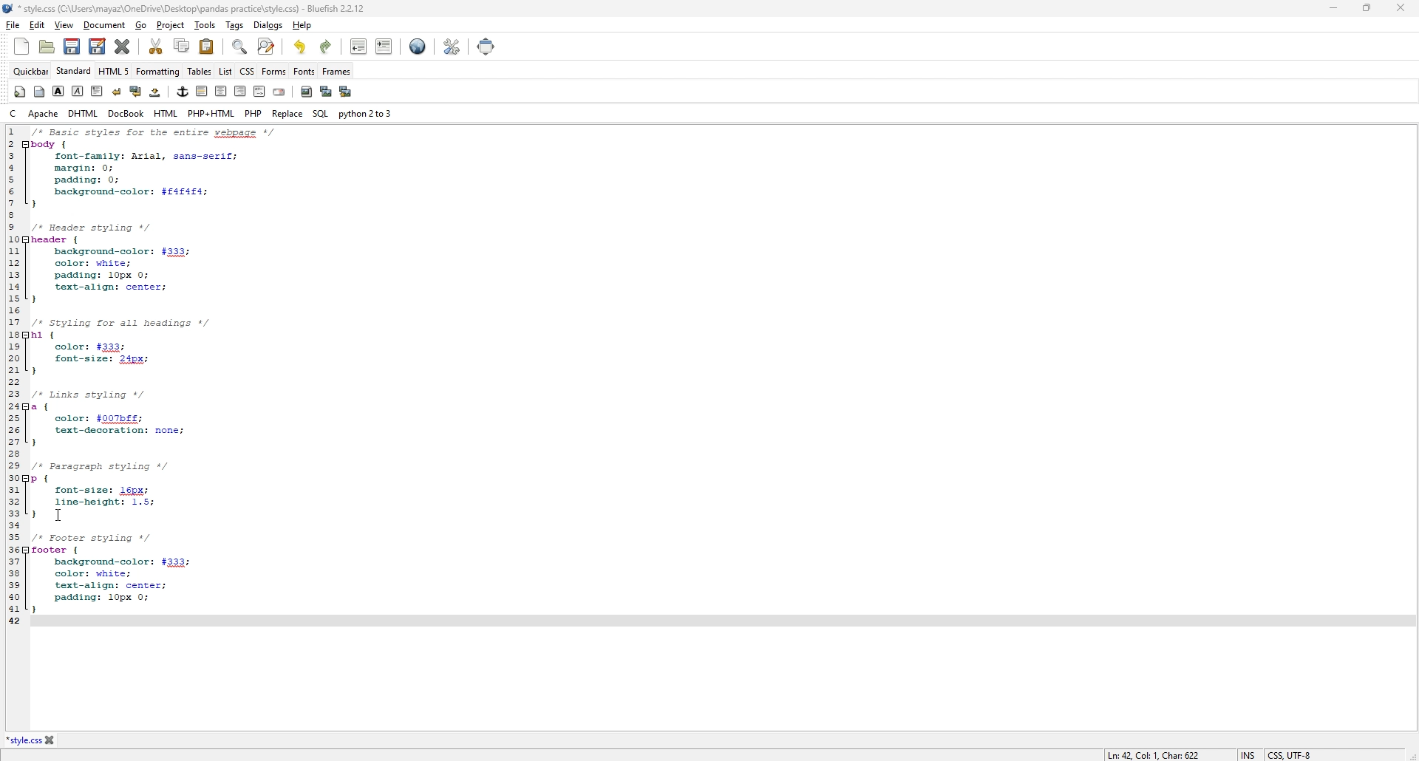 This screenshot has height=761, width=1419. I want to click on edit preference, so click(452, 47).